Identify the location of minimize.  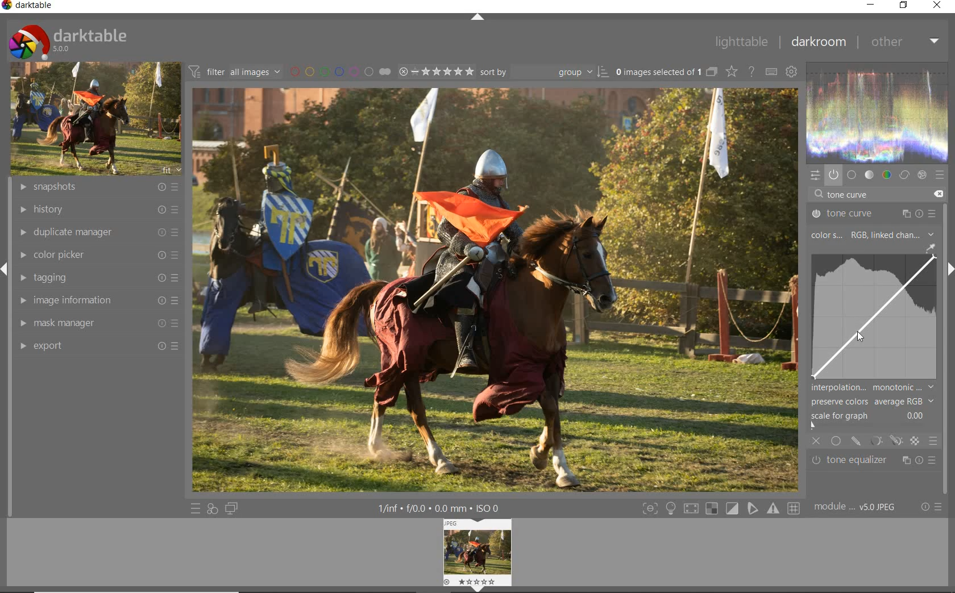
(873, 5).